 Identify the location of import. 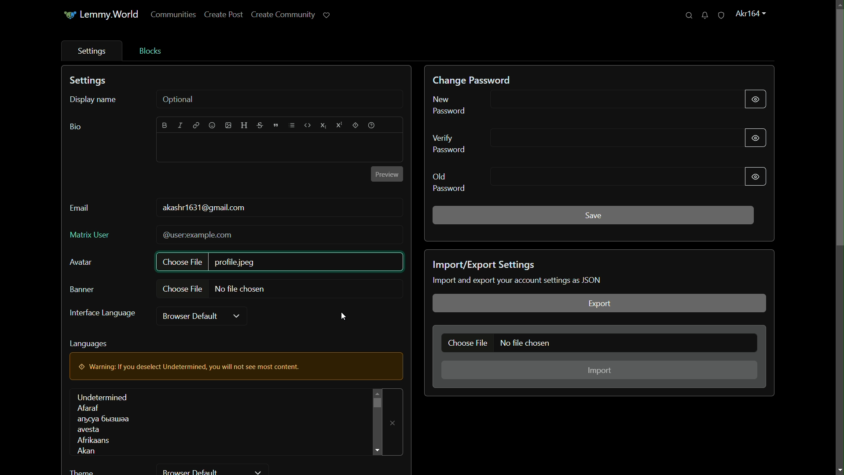
(600, 371).